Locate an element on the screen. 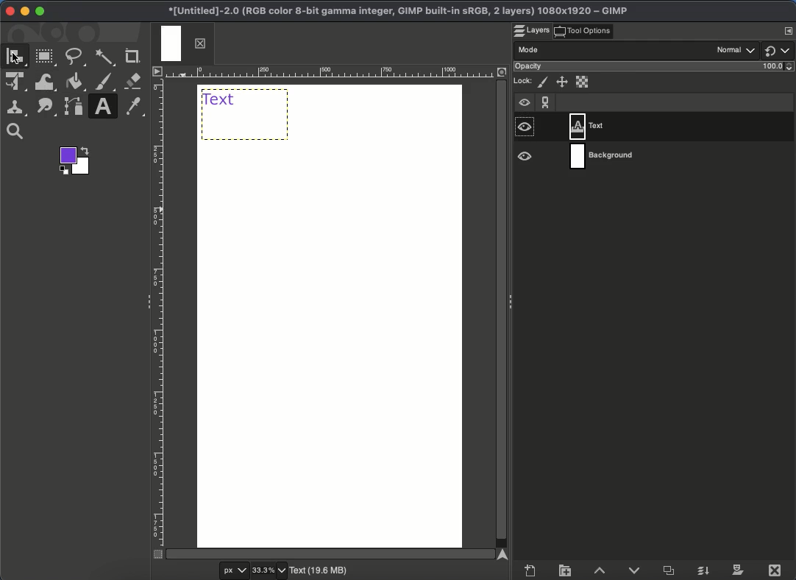  Layer 2 is located at coordinates (682, 156).